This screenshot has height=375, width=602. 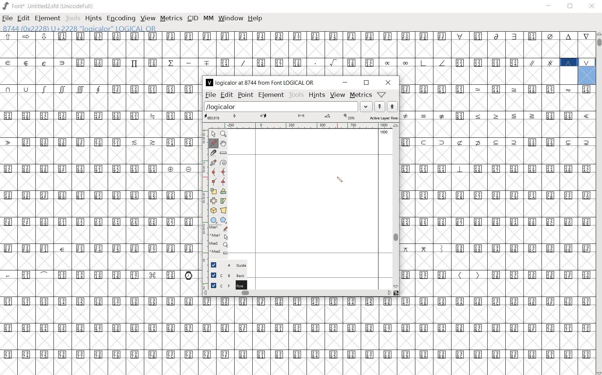 I want to click on element, so click(x=271, y=95).